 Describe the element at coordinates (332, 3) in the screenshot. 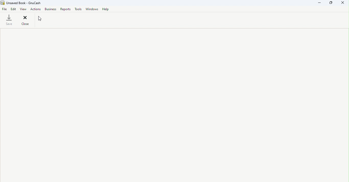

I see `Maximize` at that location.